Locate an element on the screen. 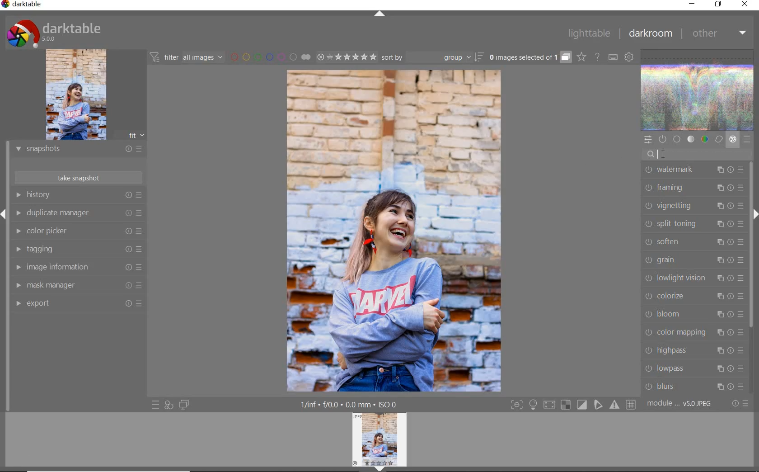 Image resolution: width=759 pixels, height=472 pixels. 1/inf*f/0.0 mm*ISO 0 is located at coordinates (351, 405).